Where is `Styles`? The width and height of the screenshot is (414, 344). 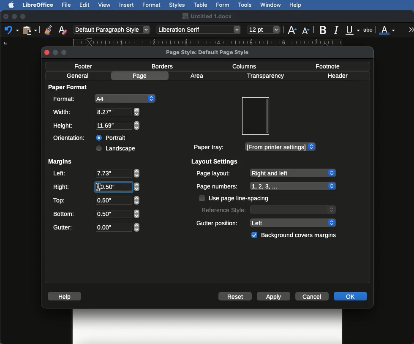
Styles is located at coordinates (177, 5).